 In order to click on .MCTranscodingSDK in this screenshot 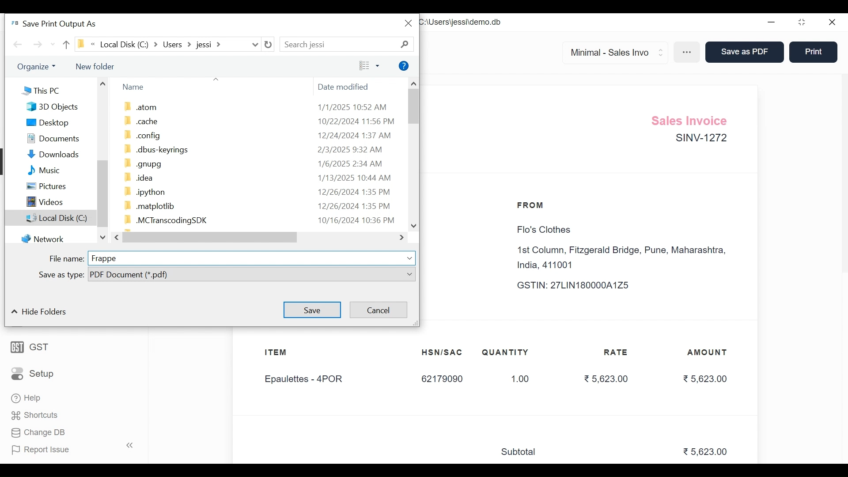, I will do `click(162, 219)`.